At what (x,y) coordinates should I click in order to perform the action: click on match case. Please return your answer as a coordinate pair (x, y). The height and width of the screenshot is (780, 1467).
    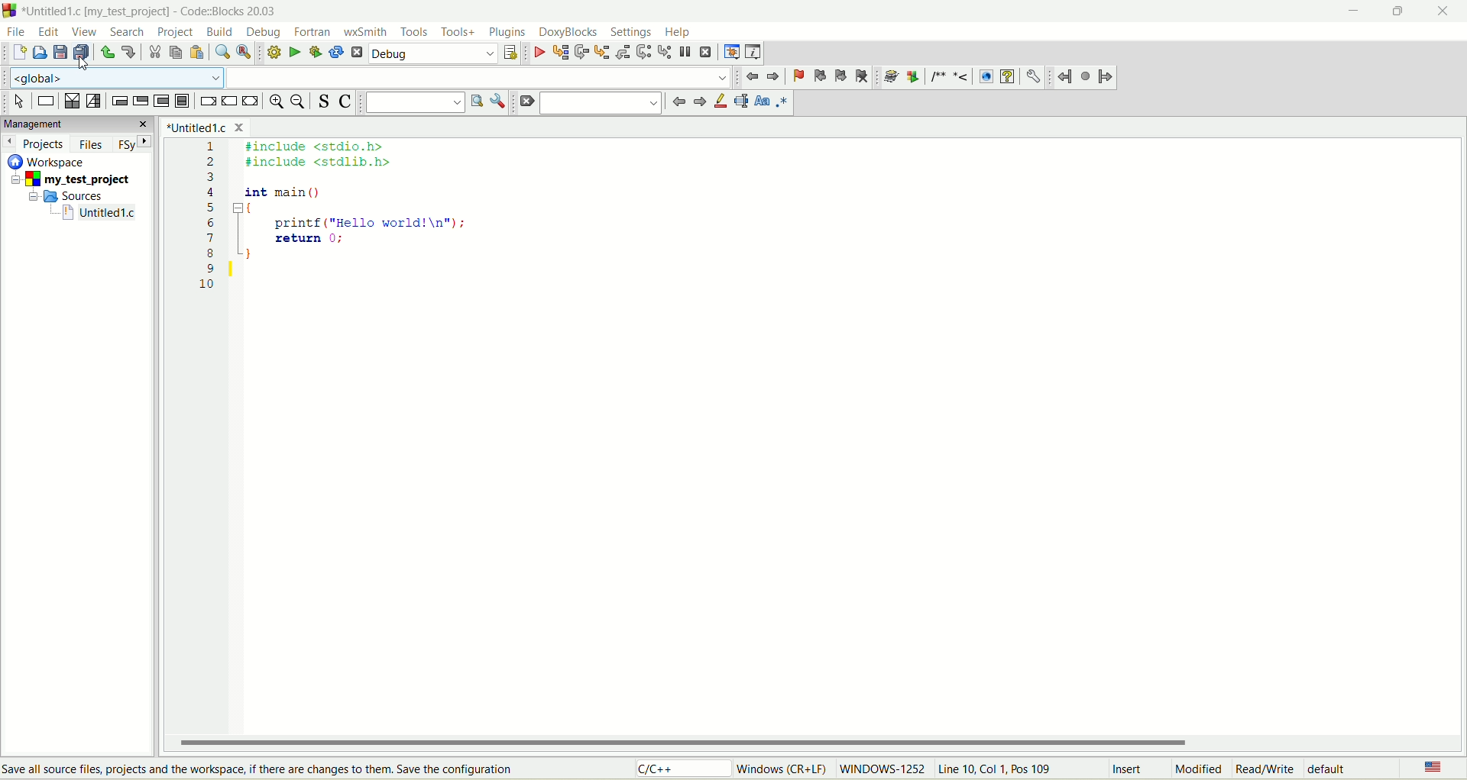
    Looking at the image, I should click on (761, 104).